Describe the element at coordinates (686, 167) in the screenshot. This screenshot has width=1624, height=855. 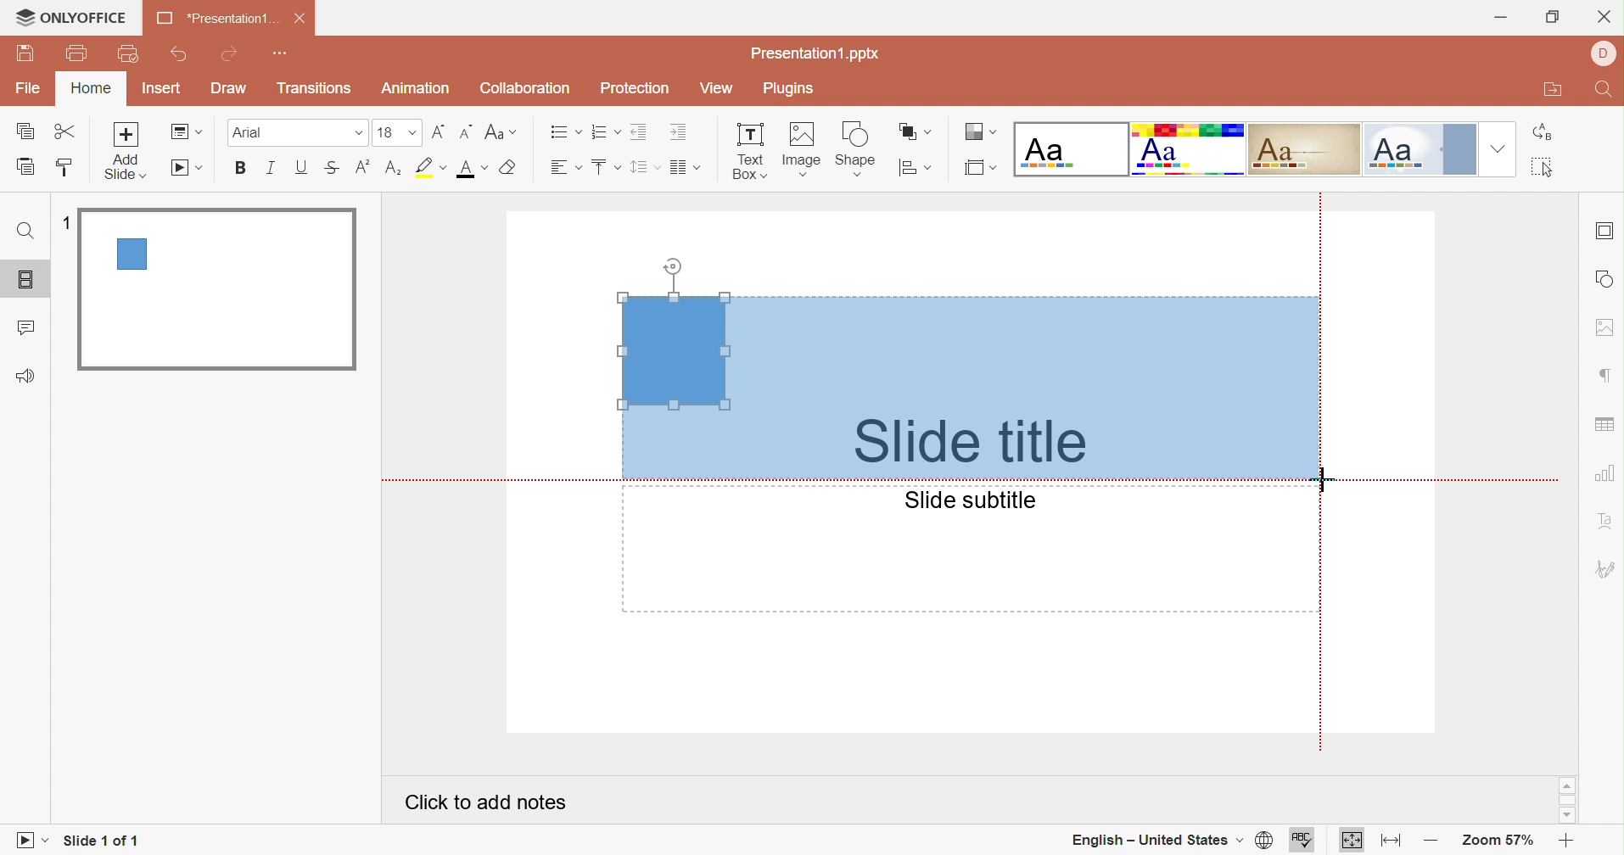
I see `Insert columns` at that location.